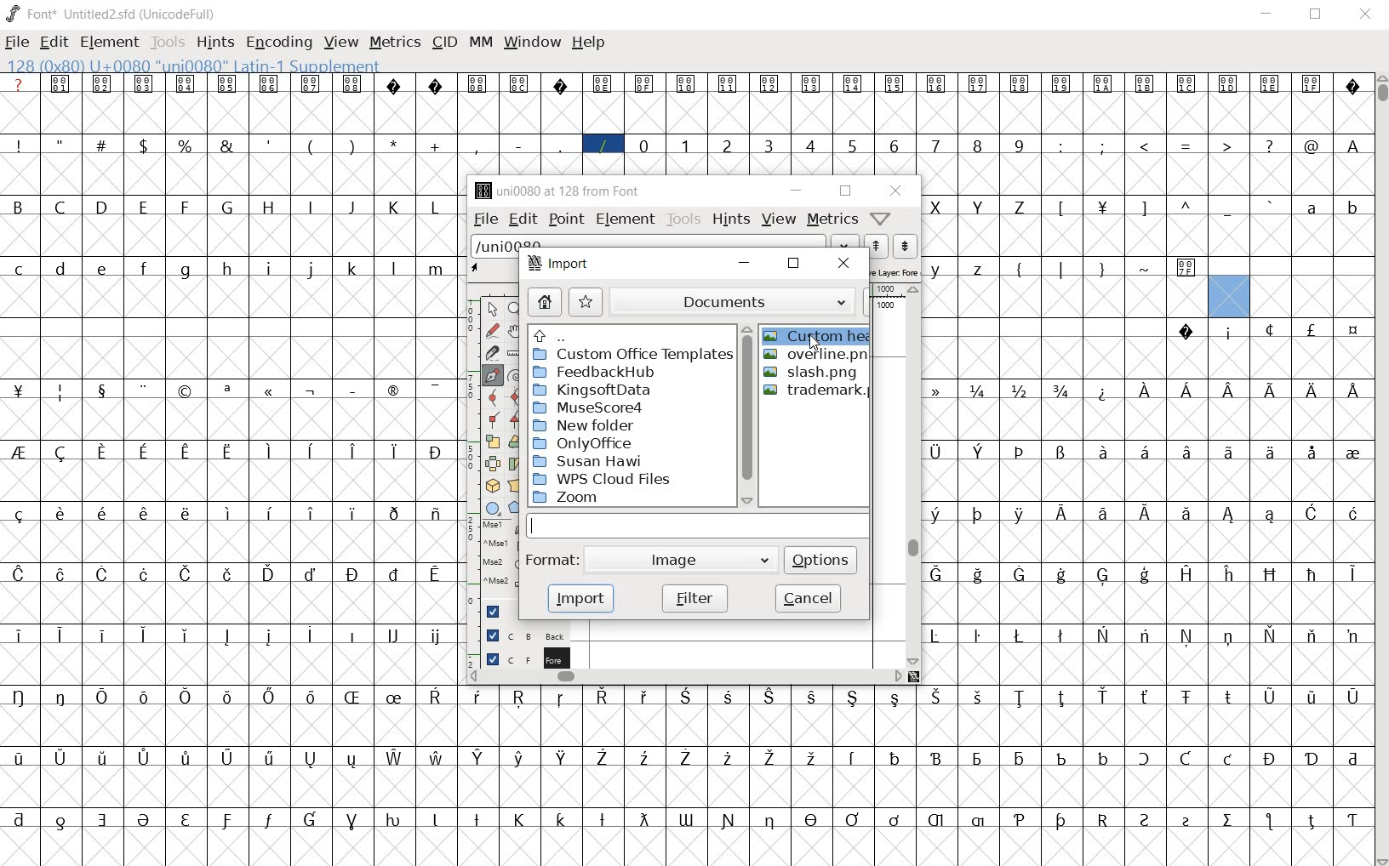 Image resolution: width=1389 pixels, height=866 pixels. Describe the element at coordinates (143, 513) in the screenshot. I see `glyph` at that location.